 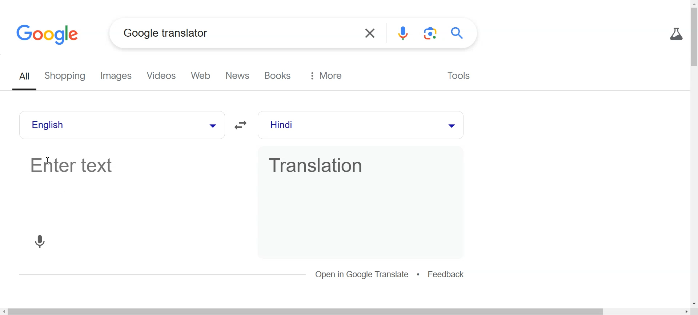 I want to click on Text, so click(x=166, y=33).